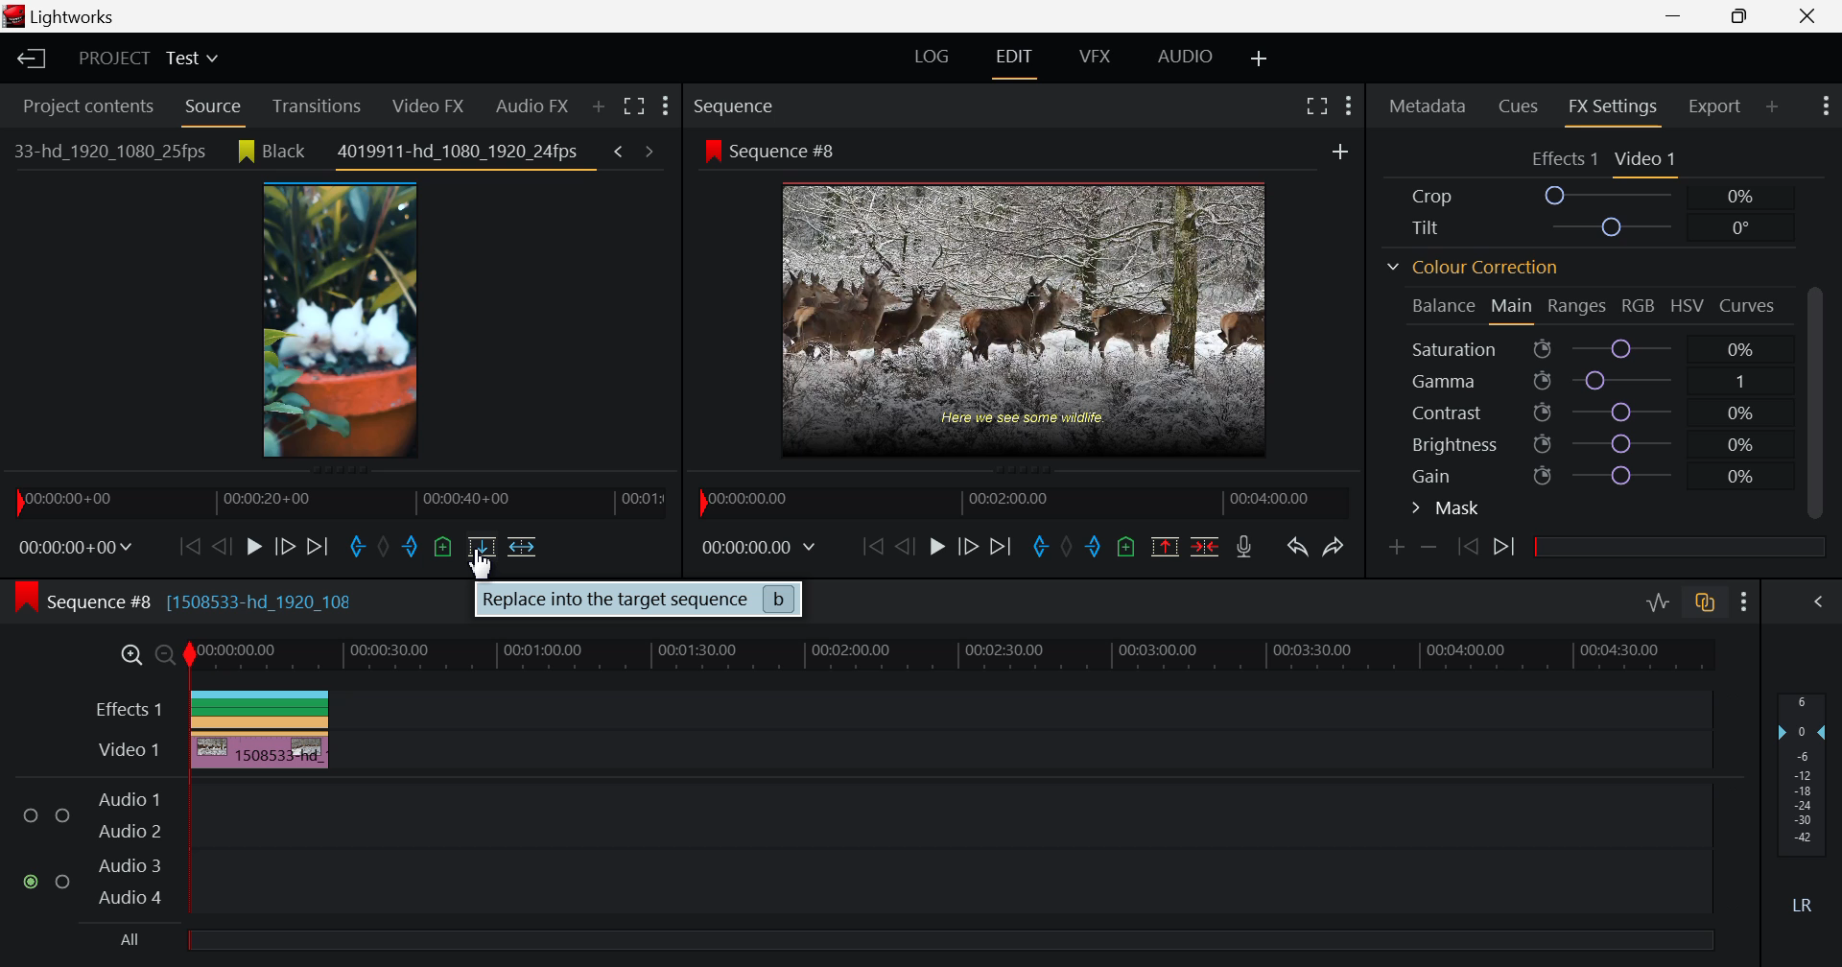  What do you see at coordinates (636, 150) in the screenshot?
I see `Previous & next ` at bounding box center [636, 150].